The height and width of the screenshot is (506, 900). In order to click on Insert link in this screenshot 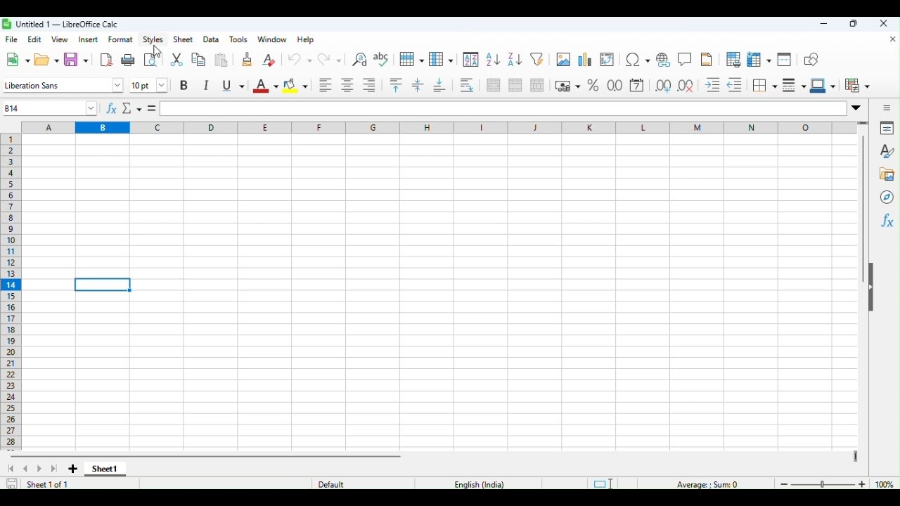, I will do `click(662, 60)`.